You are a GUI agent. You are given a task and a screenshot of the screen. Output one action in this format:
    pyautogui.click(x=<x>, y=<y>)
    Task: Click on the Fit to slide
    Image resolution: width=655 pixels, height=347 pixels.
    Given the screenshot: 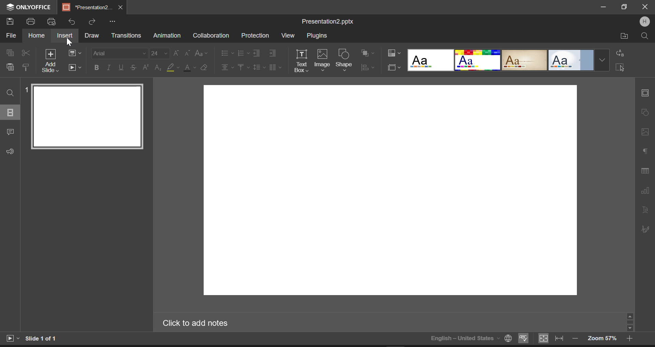 What is the action you would take?
    pyautogui.click(x=543, y=338)
    